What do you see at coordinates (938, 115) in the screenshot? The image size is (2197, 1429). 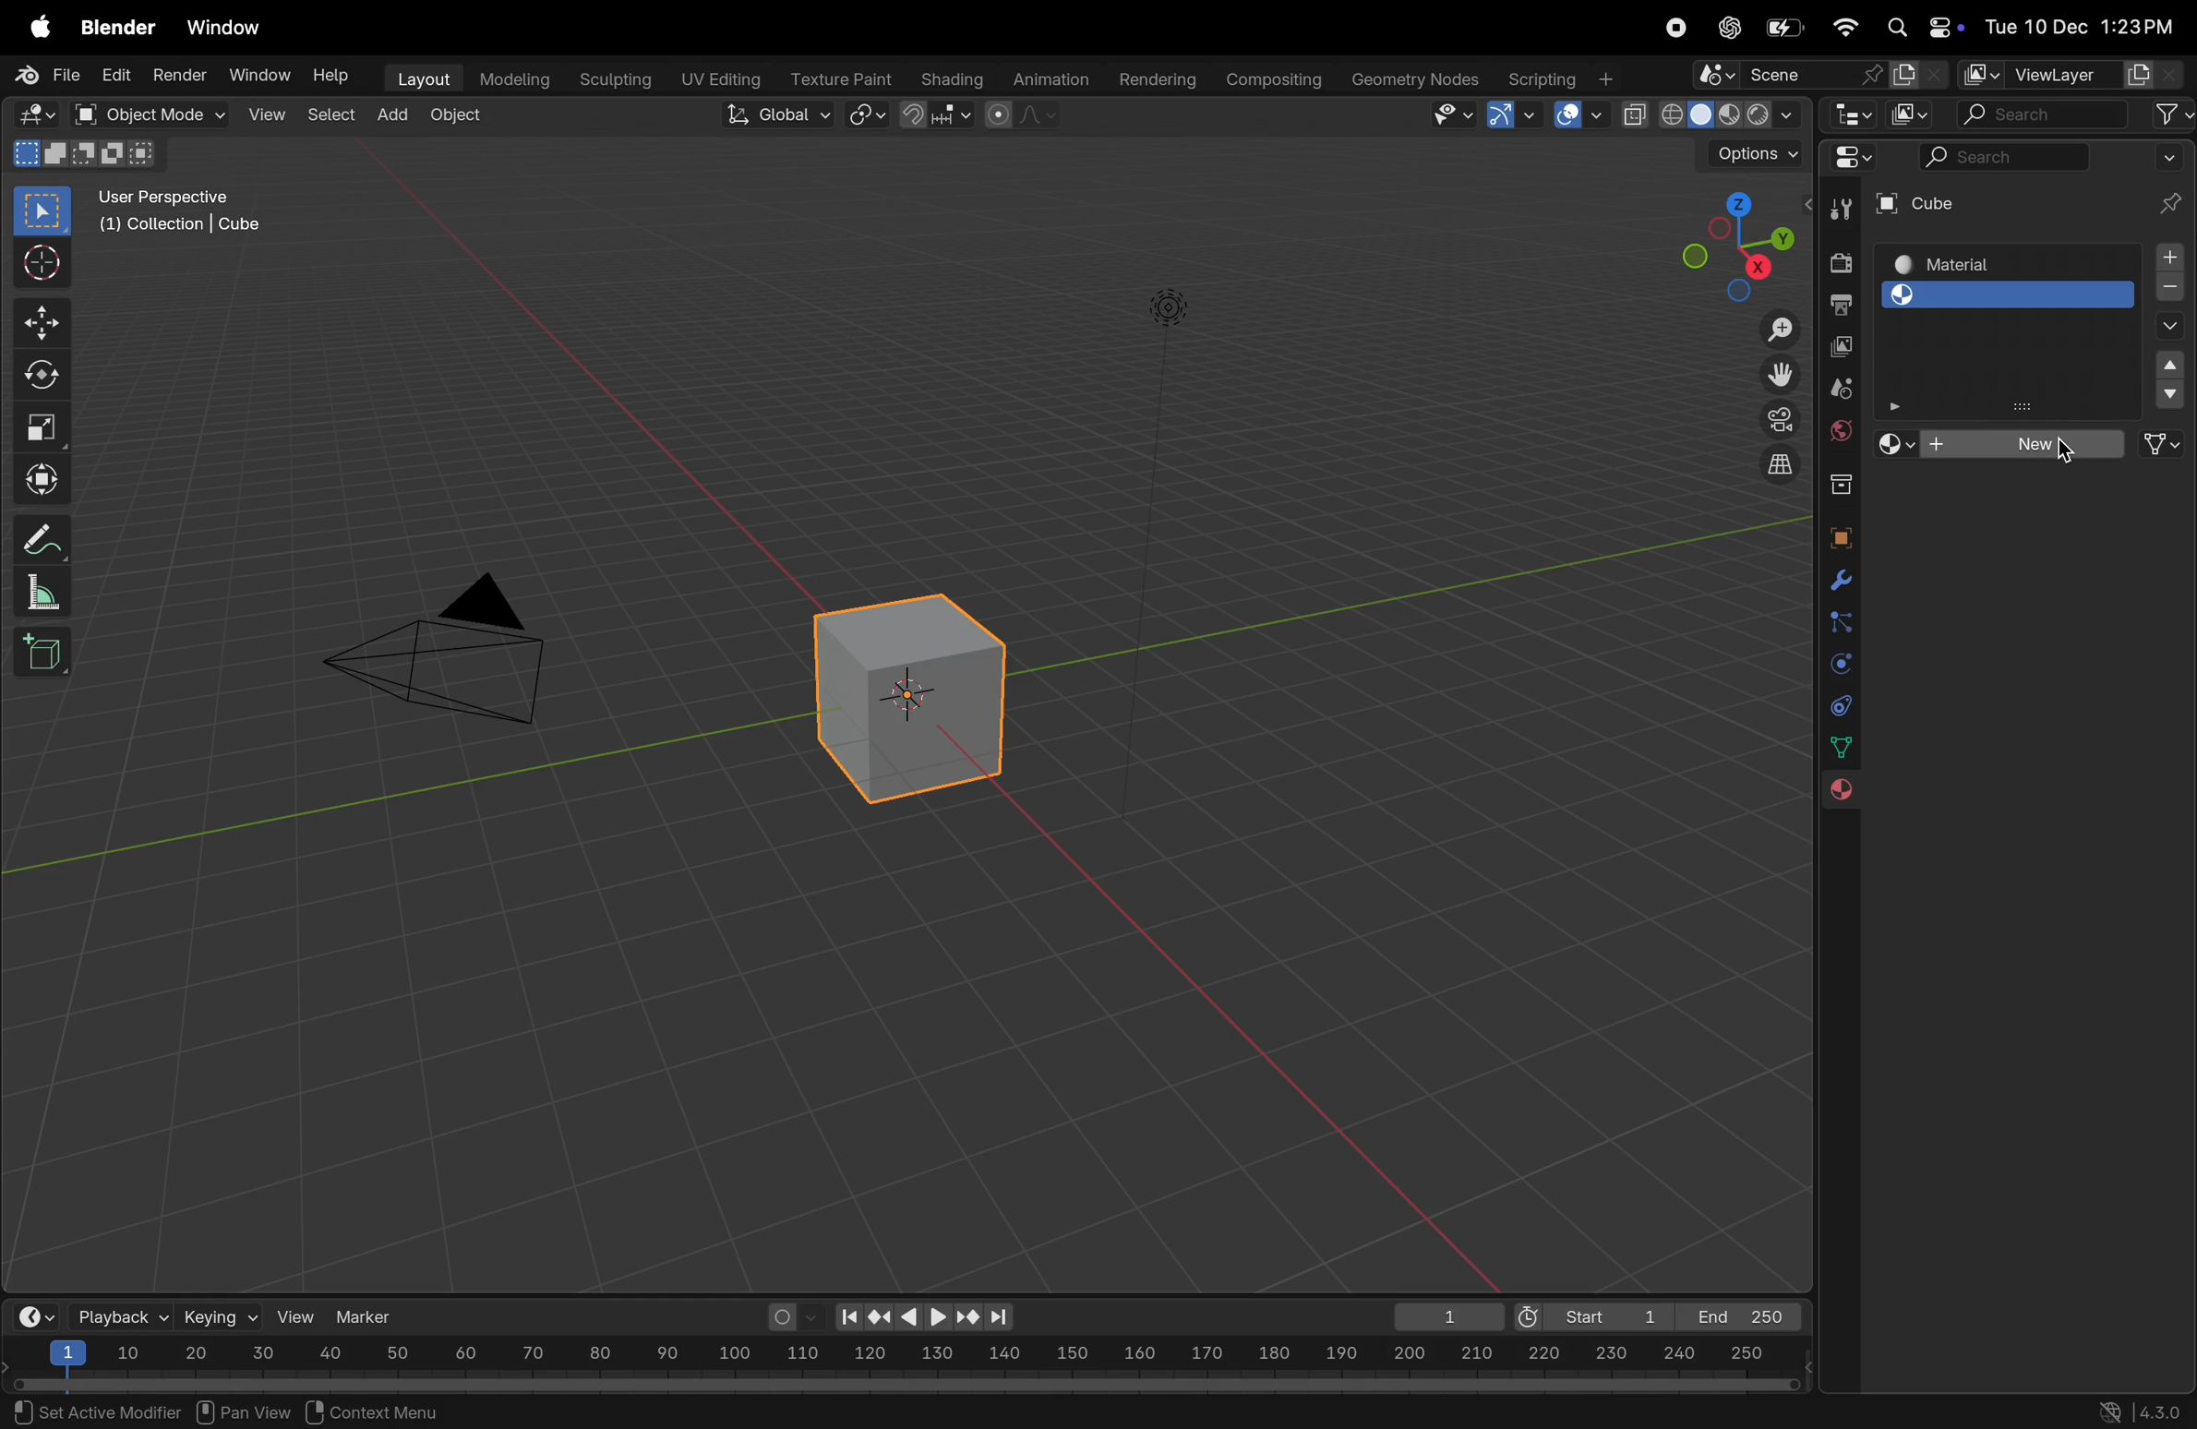 I see `transform point` at bounding box center [938, 115].